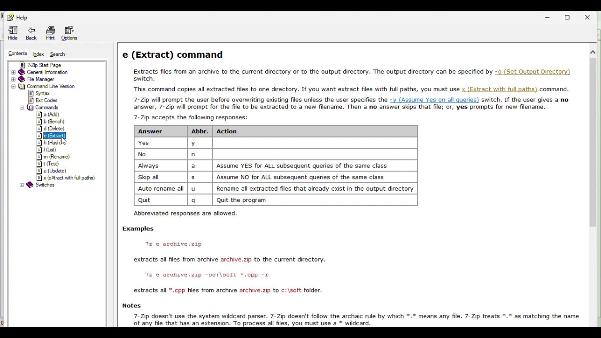  I want to click on Contents, so click(17, 52).